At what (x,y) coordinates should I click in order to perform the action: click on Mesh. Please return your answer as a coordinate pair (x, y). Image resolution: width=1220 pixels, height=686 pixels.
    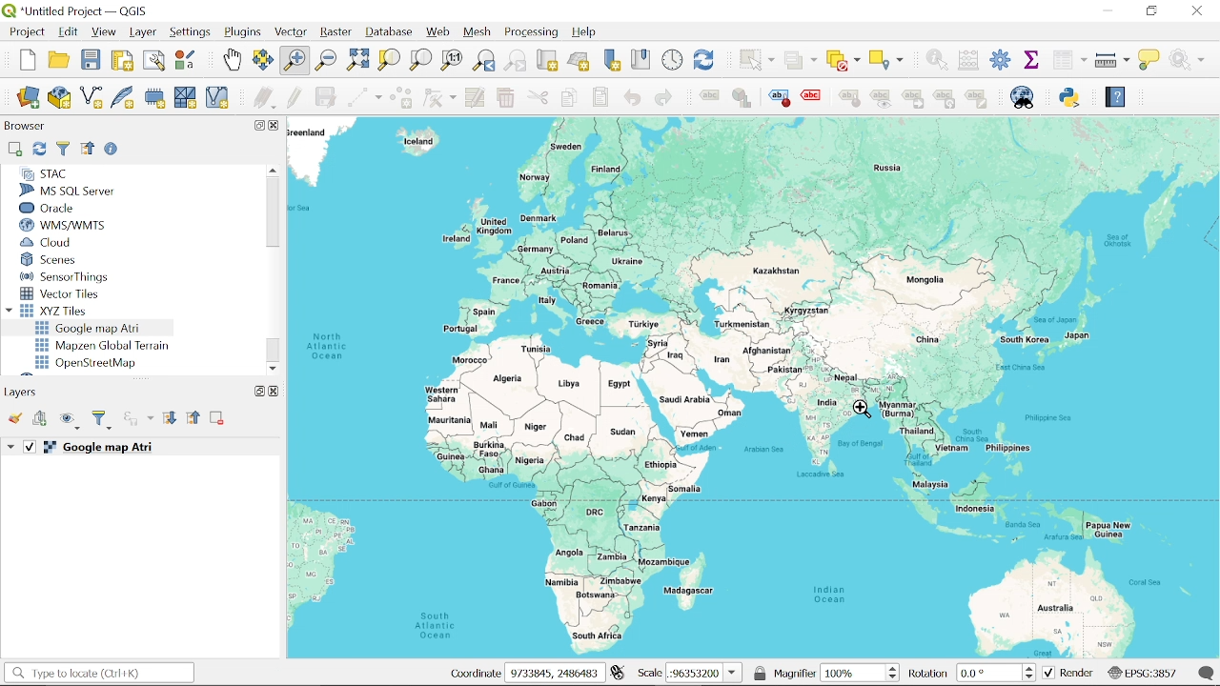
    Looking at the image, I should click on (478, 32).